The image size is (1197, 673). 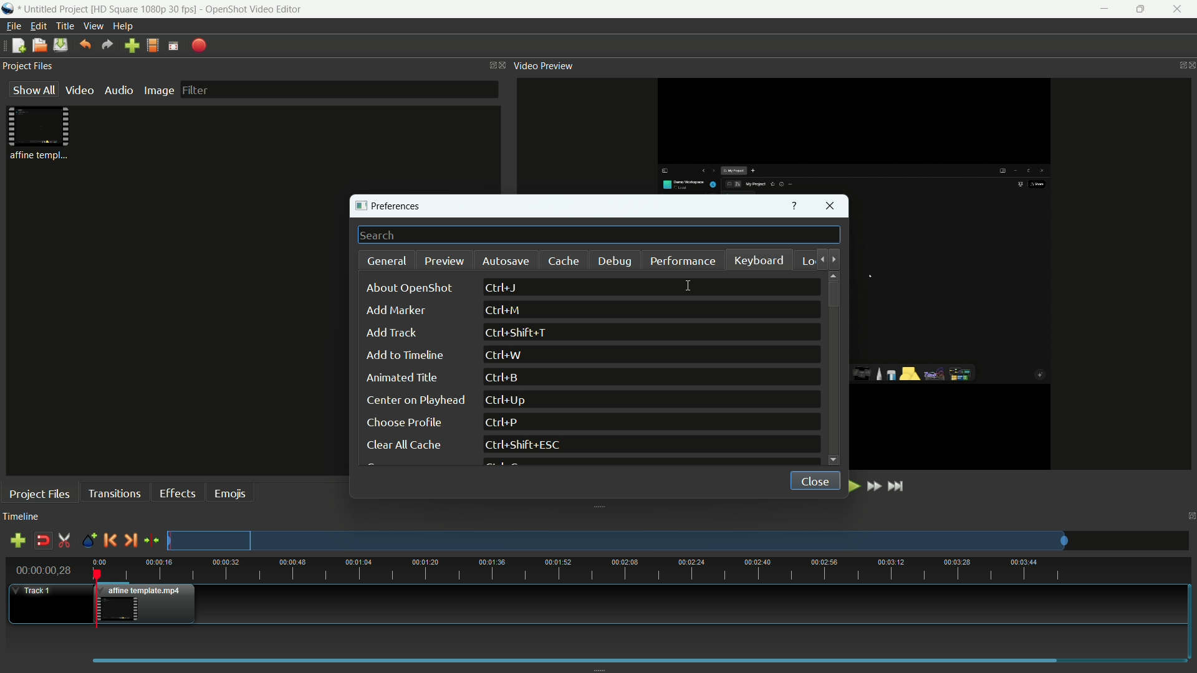 What do you see at coordinates (794, 207) in the screenshot?
I see `get help` at bounding box center [794, 207].